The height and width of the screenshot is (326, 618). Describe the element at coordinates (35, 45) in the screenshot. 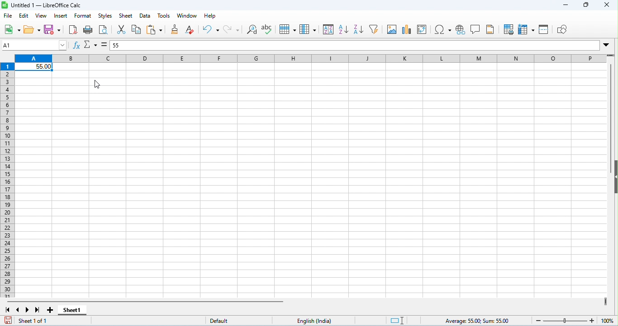

I see `cell number` at that location.